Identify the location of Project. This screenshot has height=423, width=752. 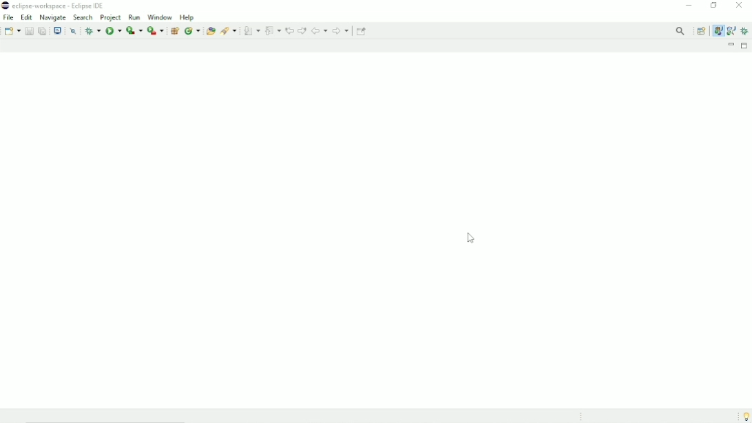
(111, 18).